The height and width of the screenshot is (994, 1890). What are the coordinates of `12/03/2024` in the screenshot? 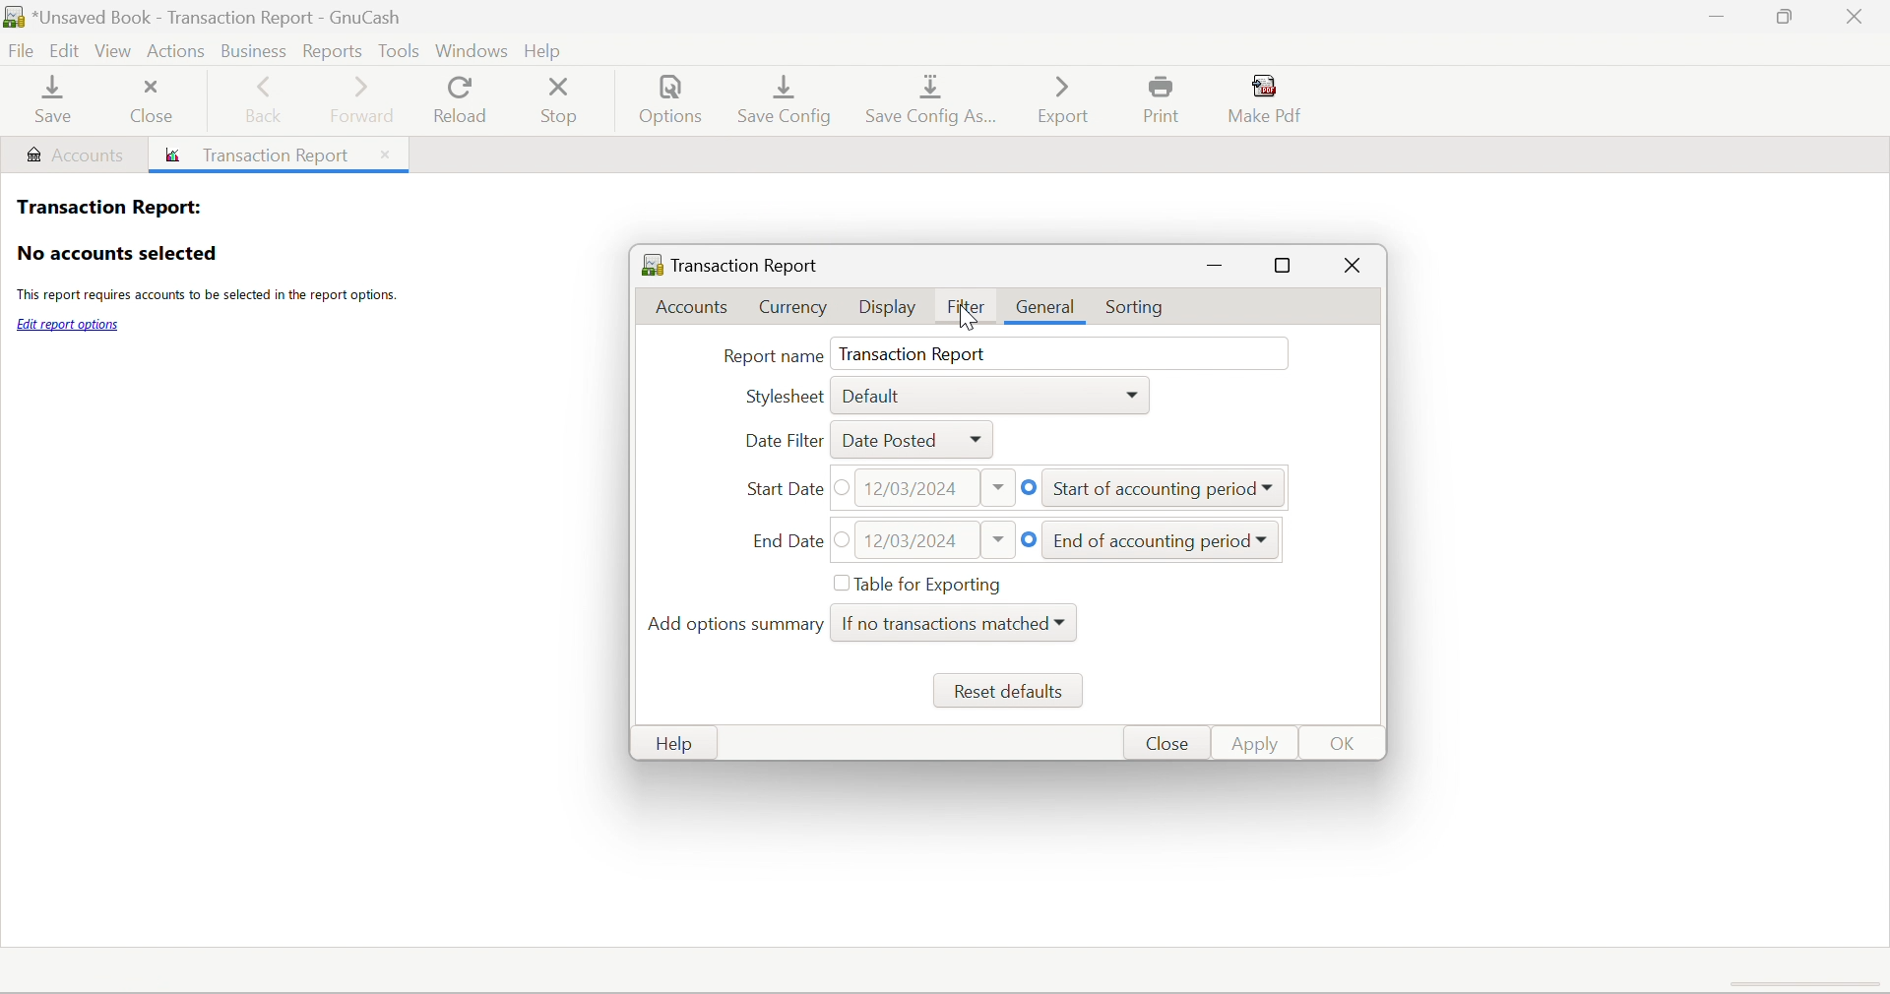 It's located at (914, 541).